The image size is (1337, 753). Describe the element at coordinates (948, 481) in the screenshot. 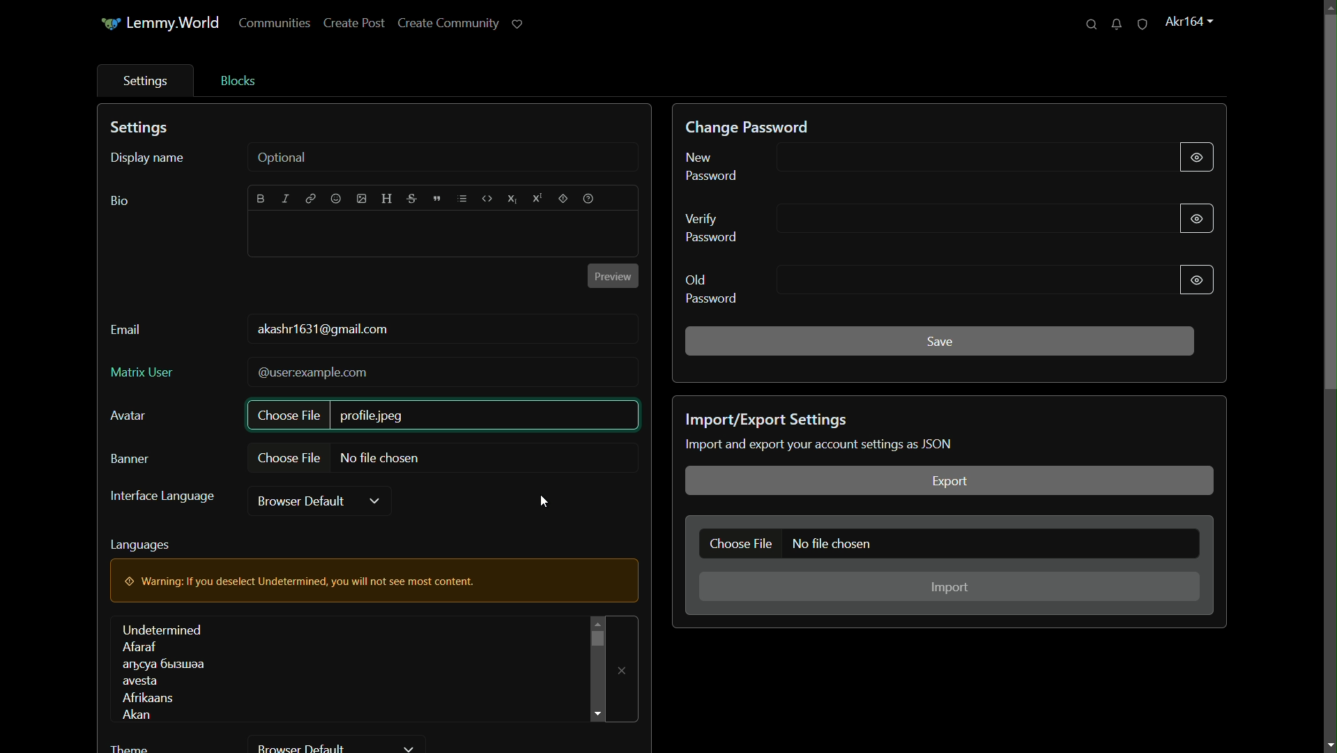

I see `export` at that location.